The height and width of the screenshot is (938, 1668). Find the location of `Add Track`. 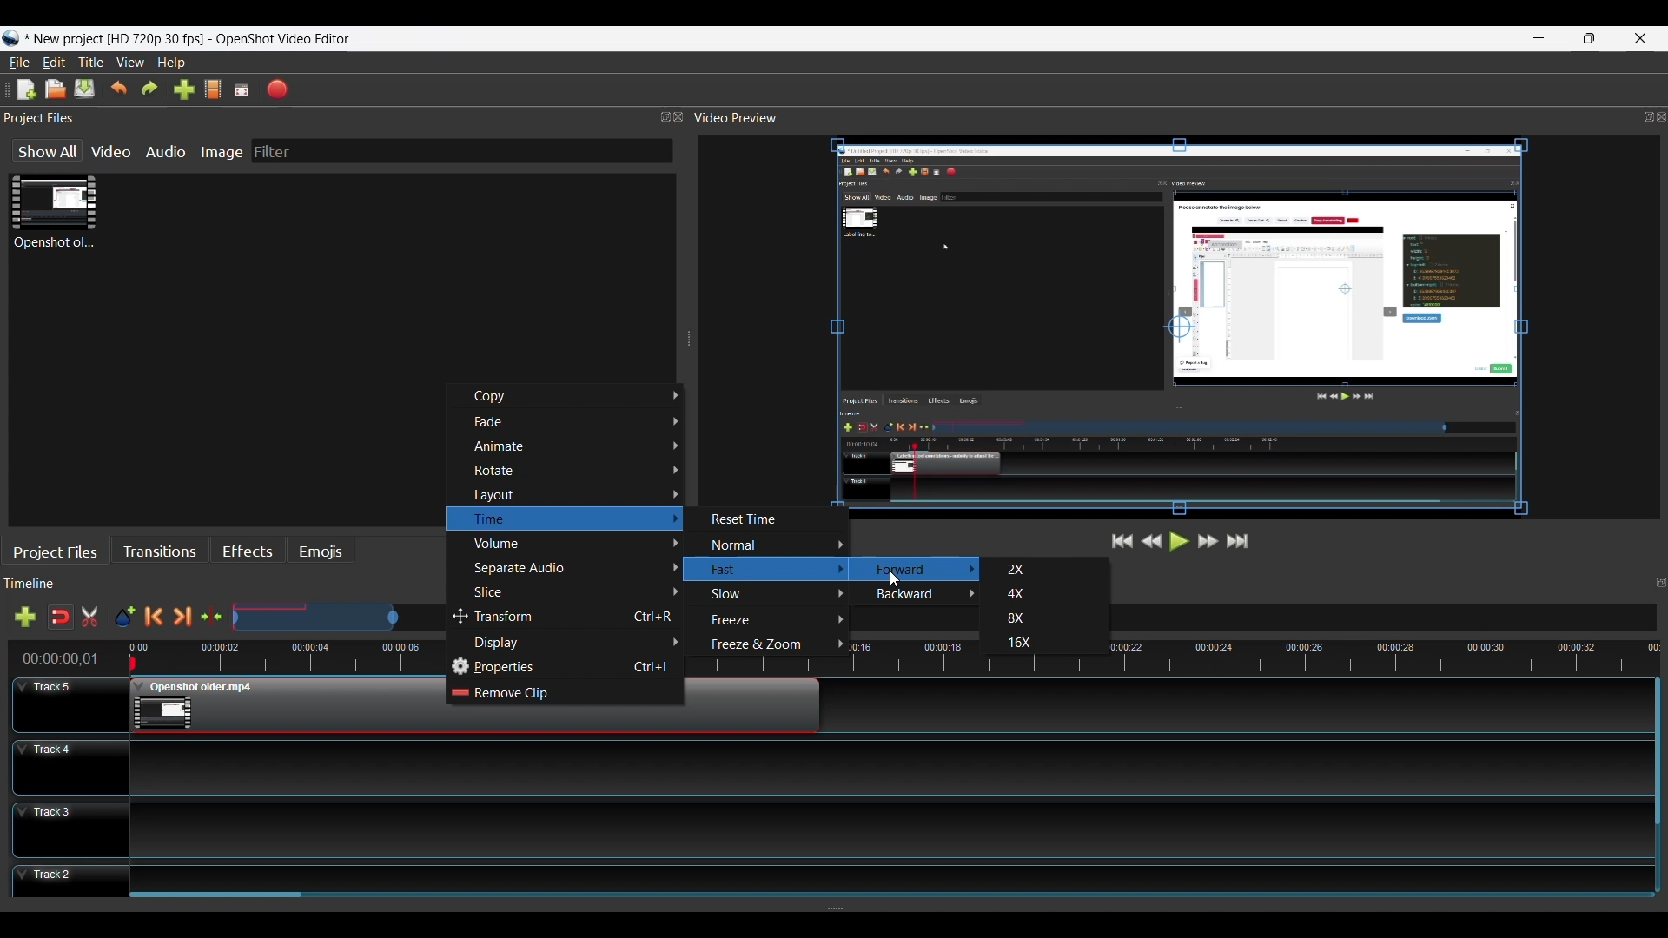

Add Track is located at coordinates (25, 617).